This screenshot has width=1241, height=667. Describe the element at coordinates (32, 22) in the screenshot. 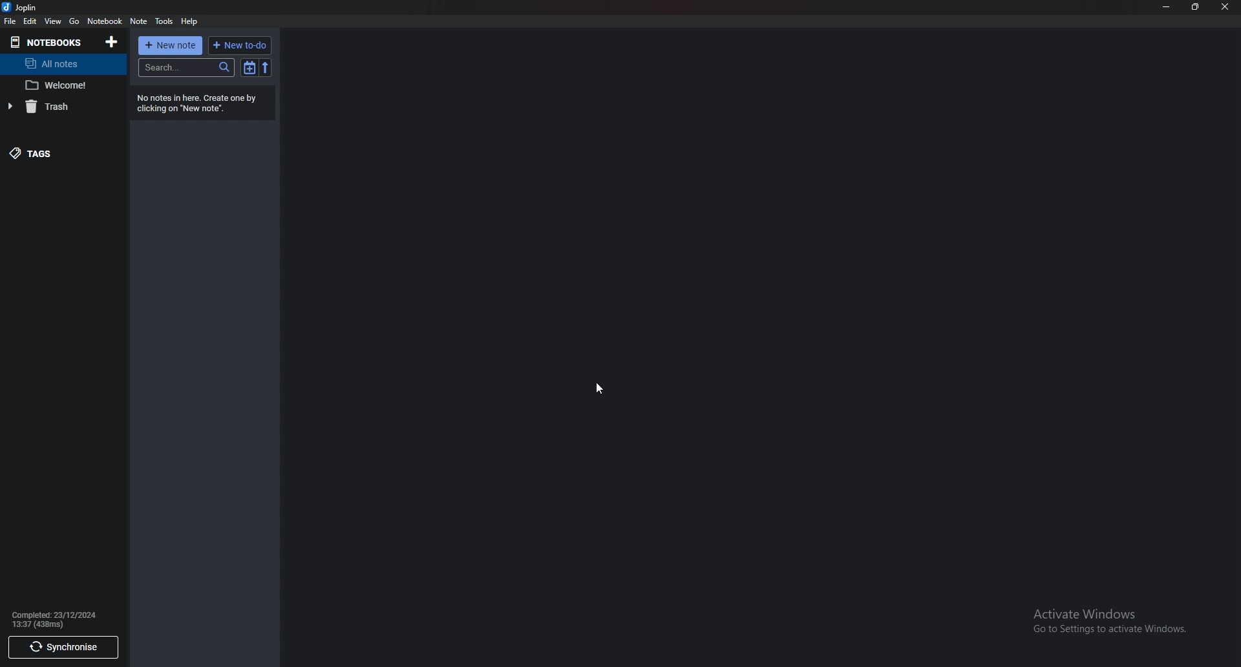

I see `Edit` at that location.